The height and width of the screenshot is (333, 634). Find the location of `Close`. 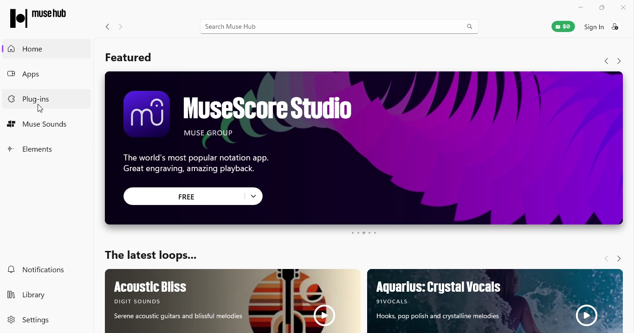

Close is located at coordinates (623, 8).